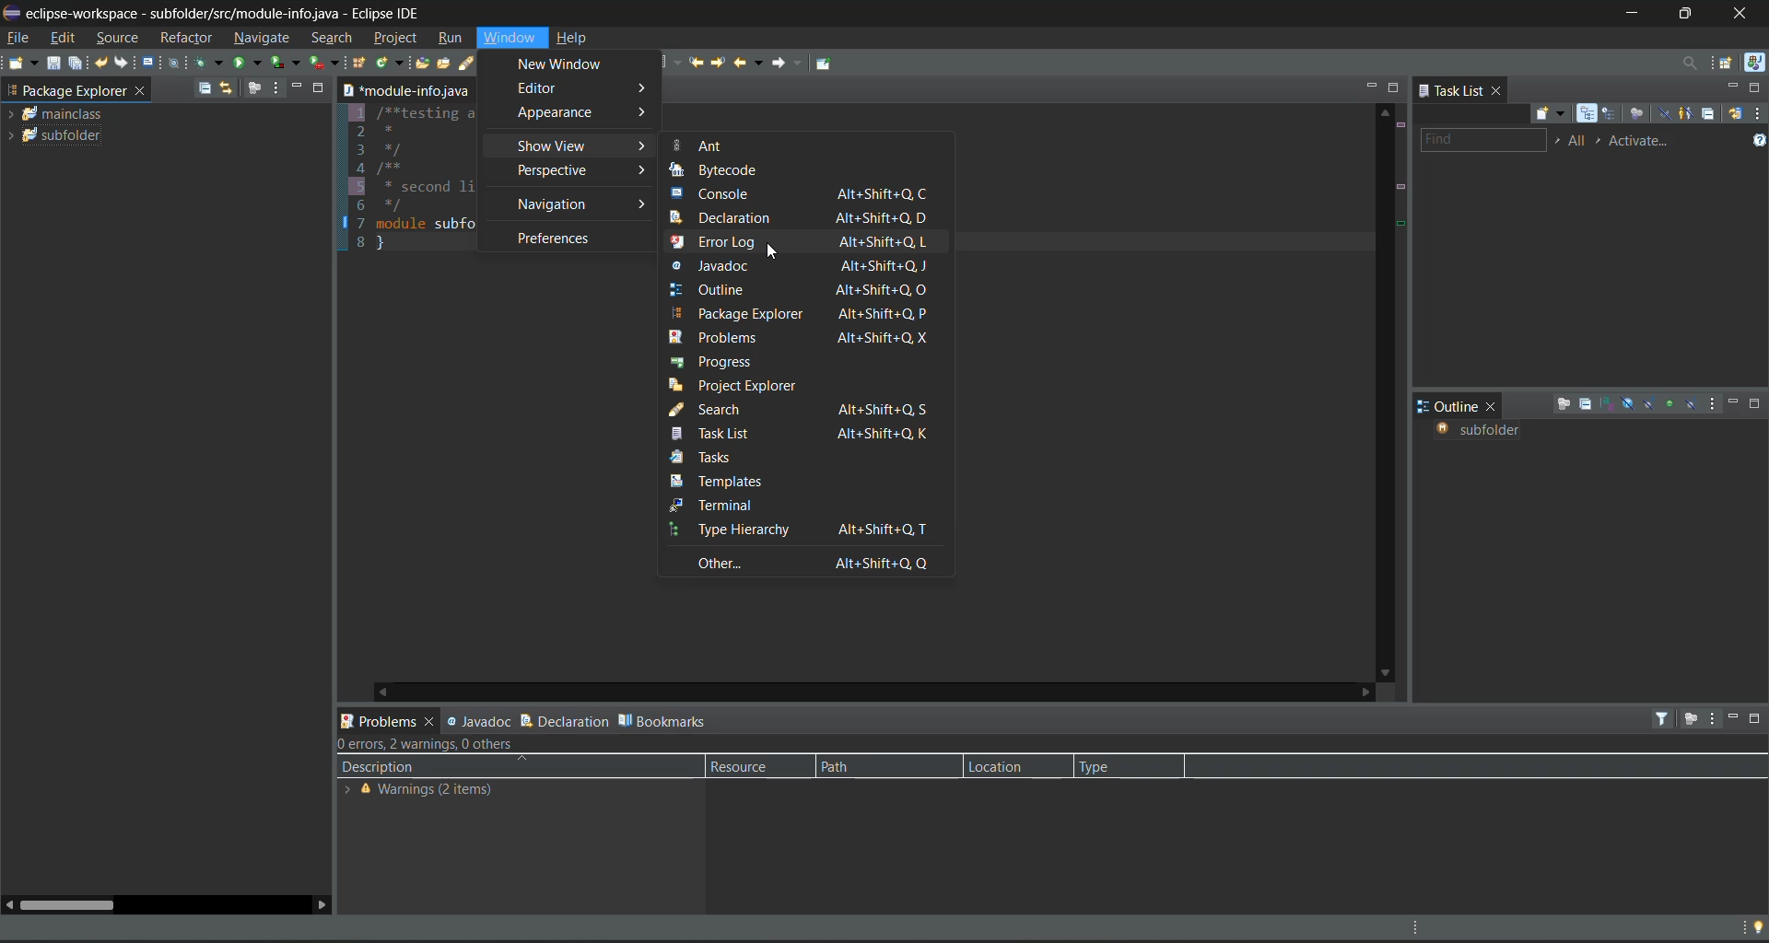 Image resolution: width=1769 pixels, height=943 pixels. Describe the element at coordinates (397, 37) in the screenshot. I see `project` at that location.